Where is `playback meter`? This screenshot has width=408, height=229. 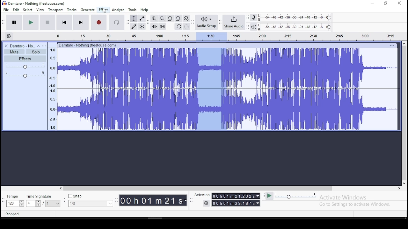 playback meter is located at coordinates (254, 27).